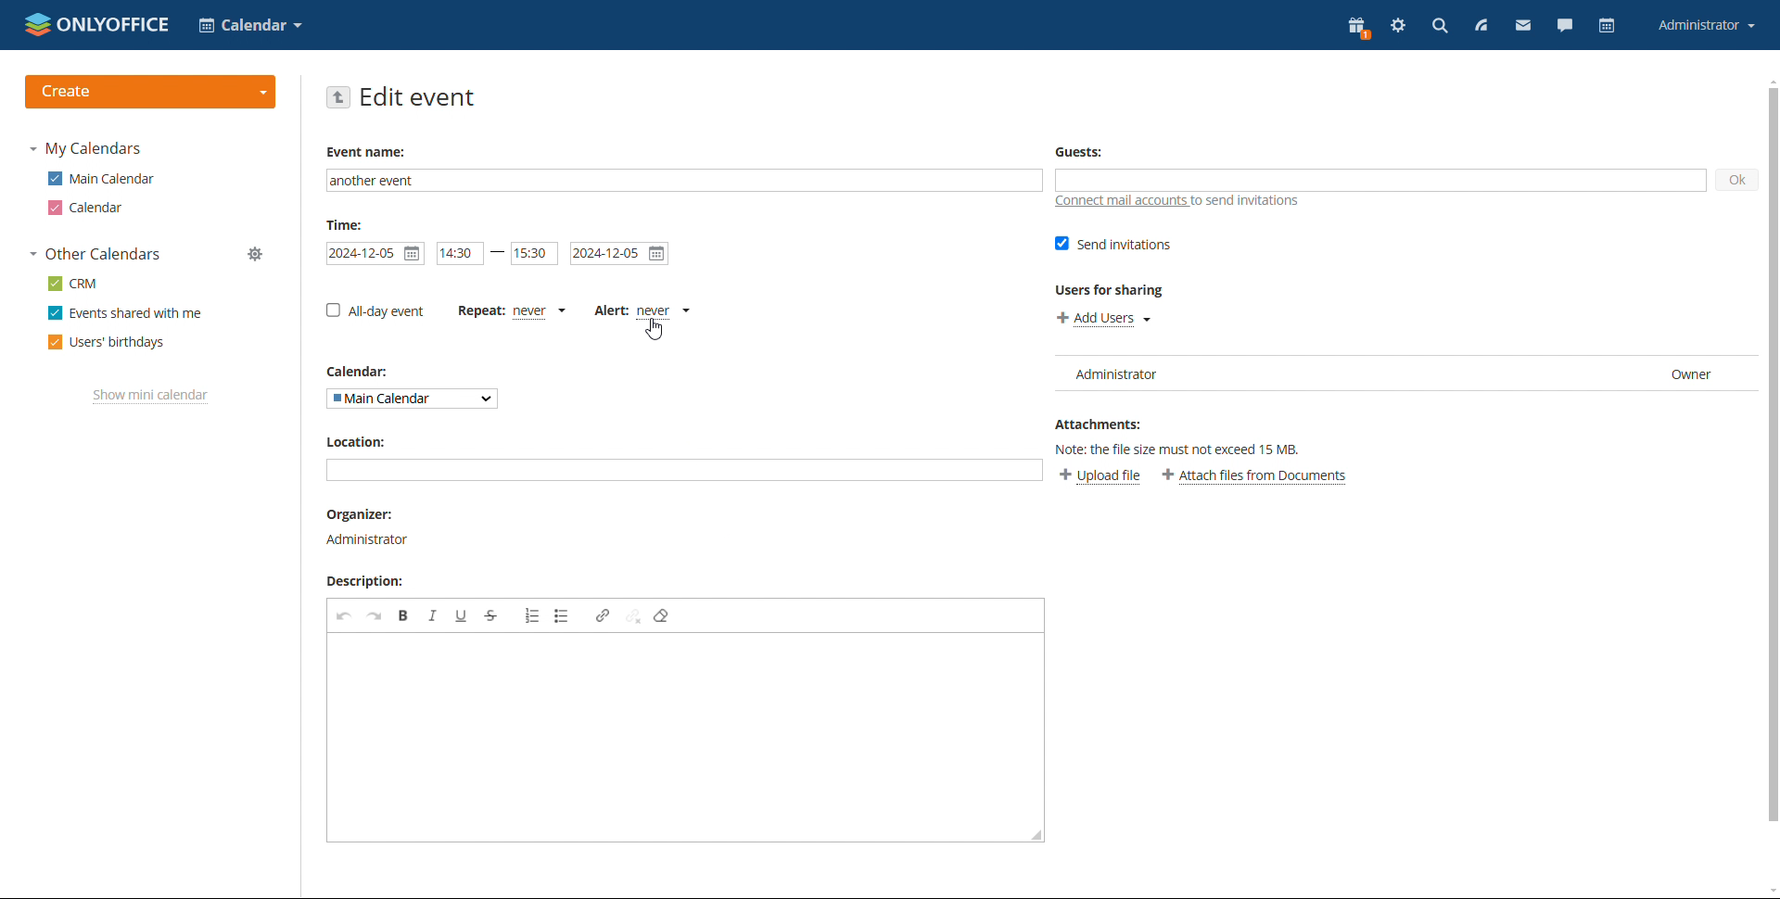  What do you see at coordinates (1608, 26) in the screenshot?
I see `calendar` at bounding box center [1608, 26].